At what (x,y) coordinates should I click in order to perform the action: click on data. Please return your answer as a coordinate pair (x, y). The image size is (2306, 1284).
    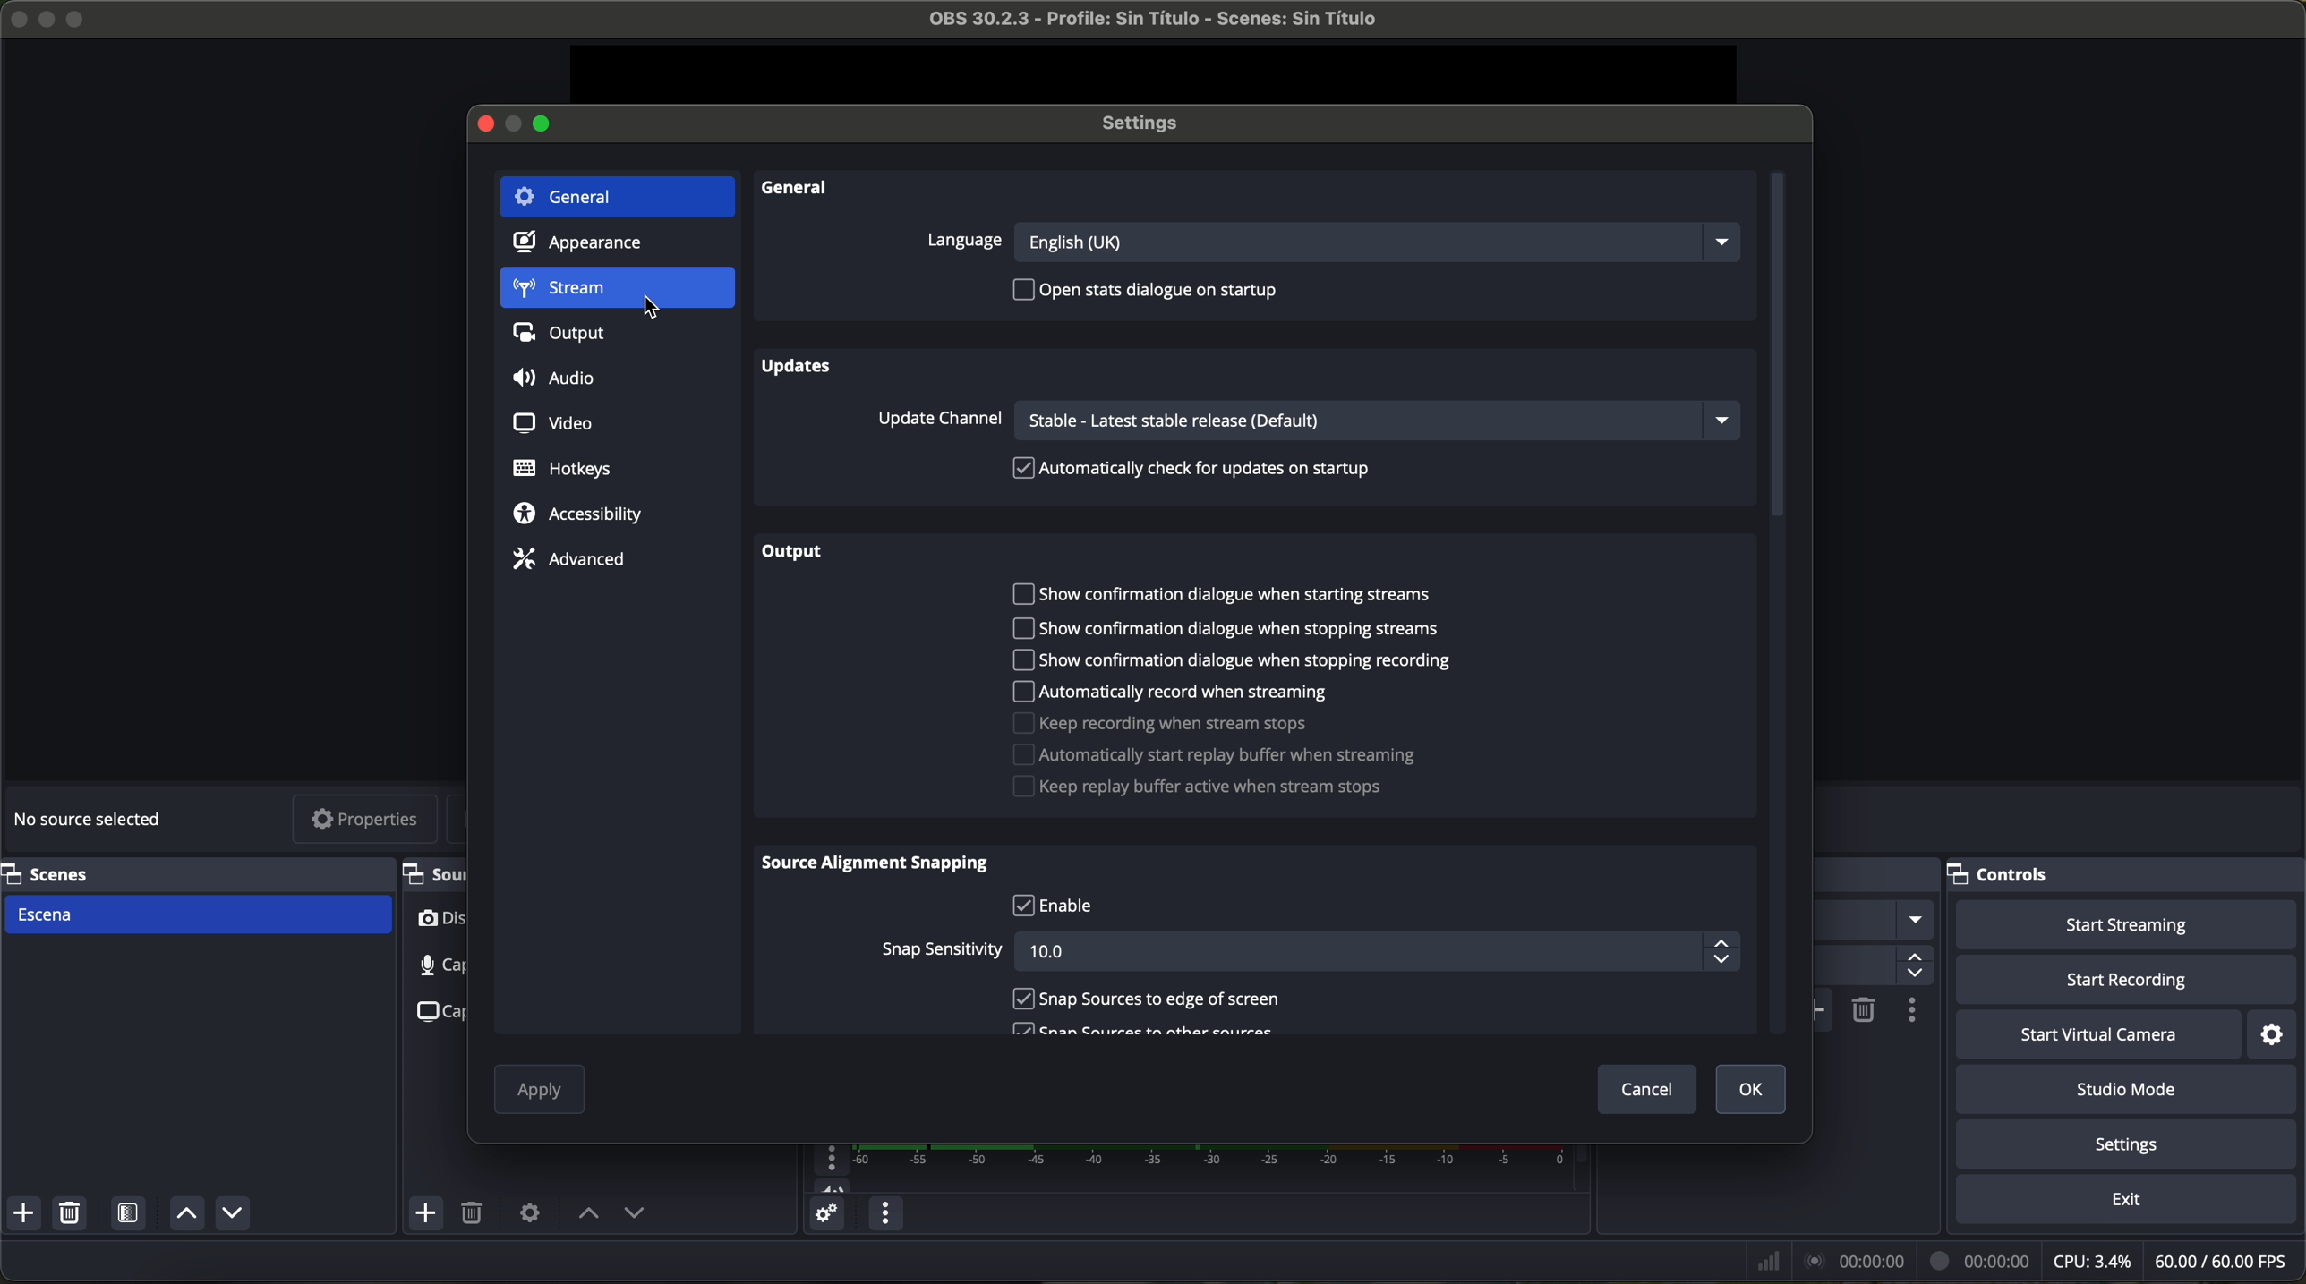
    Looking at the image, I should click on (2020, 1261).